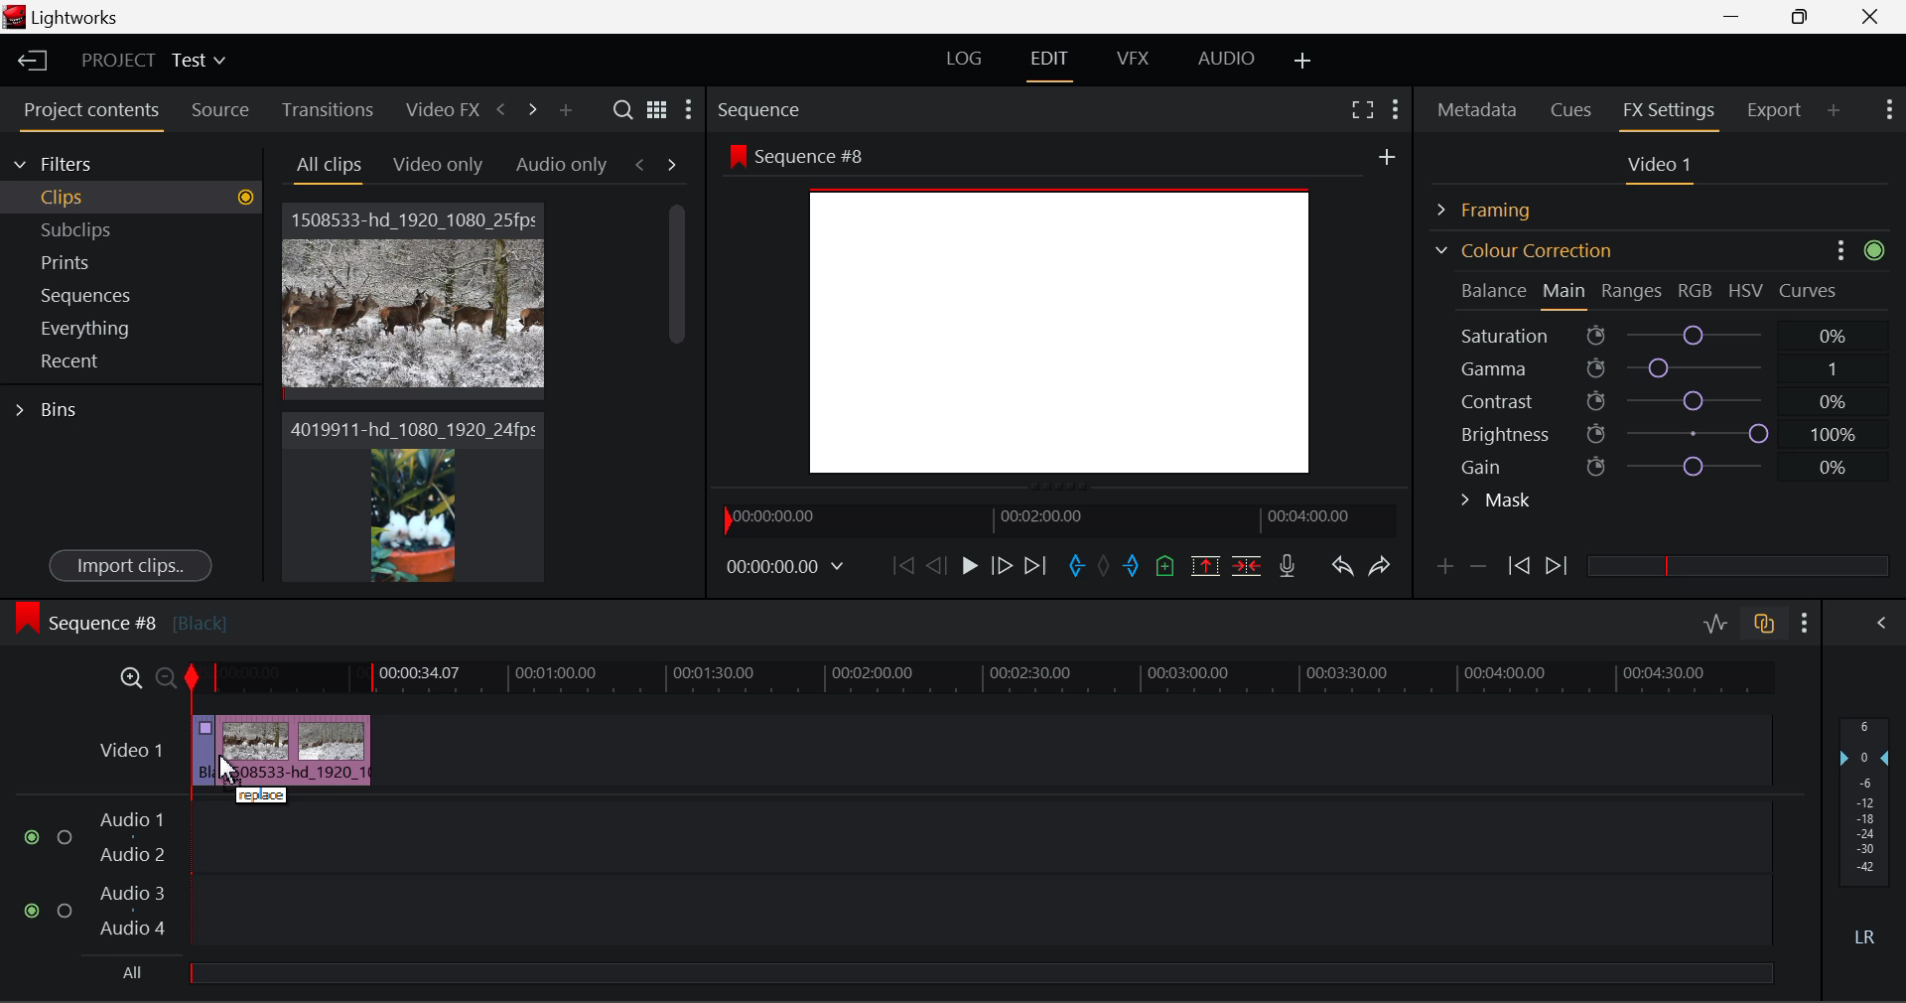 The height and width of the screenshot is (1003, 1906). What do you see at coordinates (1697, 292) in the screenshot?
I see `RGB` at bounding box center [1697, 292].